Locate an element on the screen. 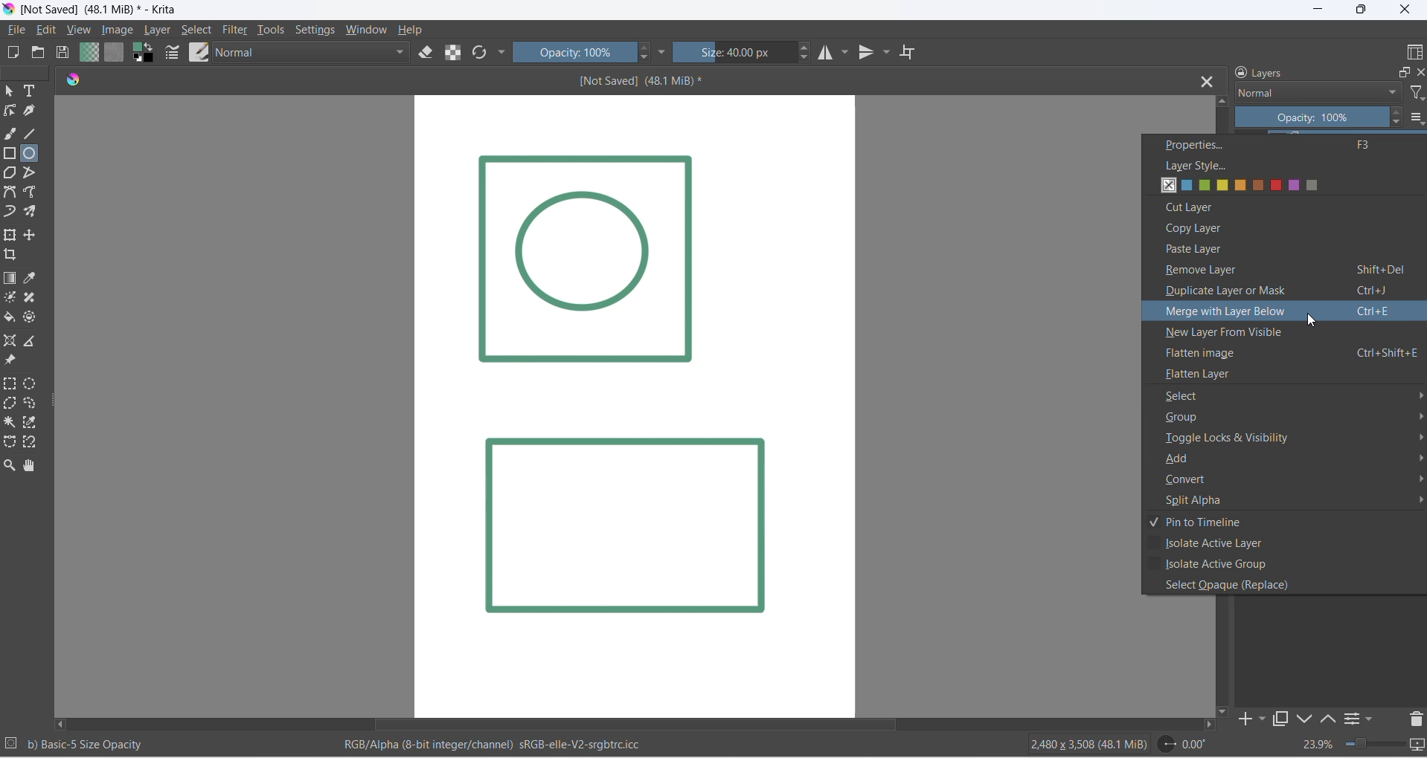 This screenshot has width=1427, height=758. size is located at coordinates (735, 51).